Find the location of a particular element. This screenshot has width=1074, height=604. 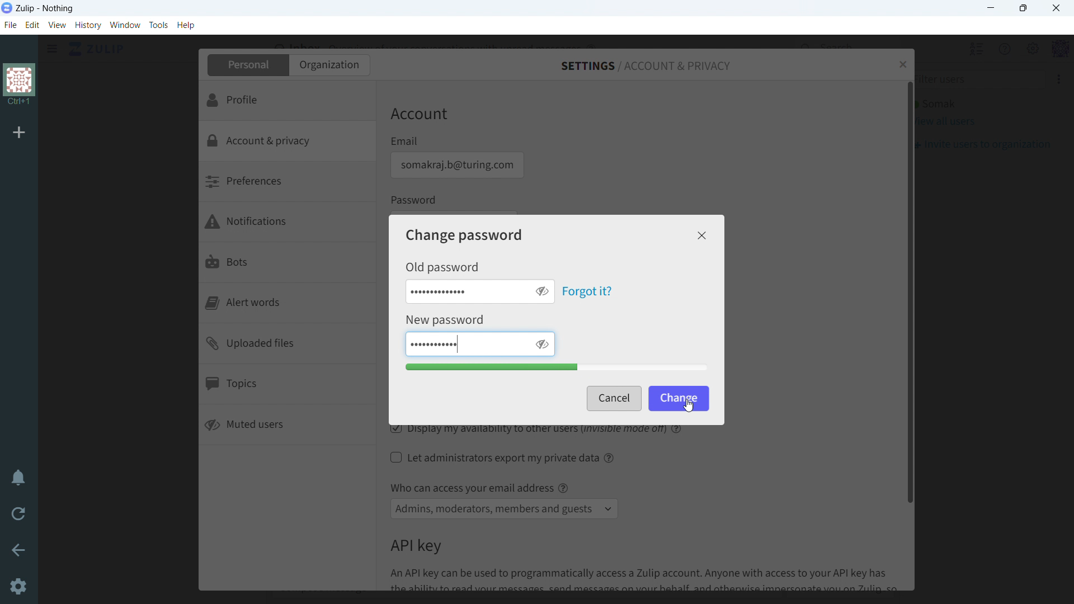

Password is located at coordinates (415, 200).